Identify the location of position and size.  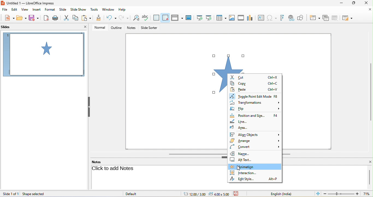
(255, 116).